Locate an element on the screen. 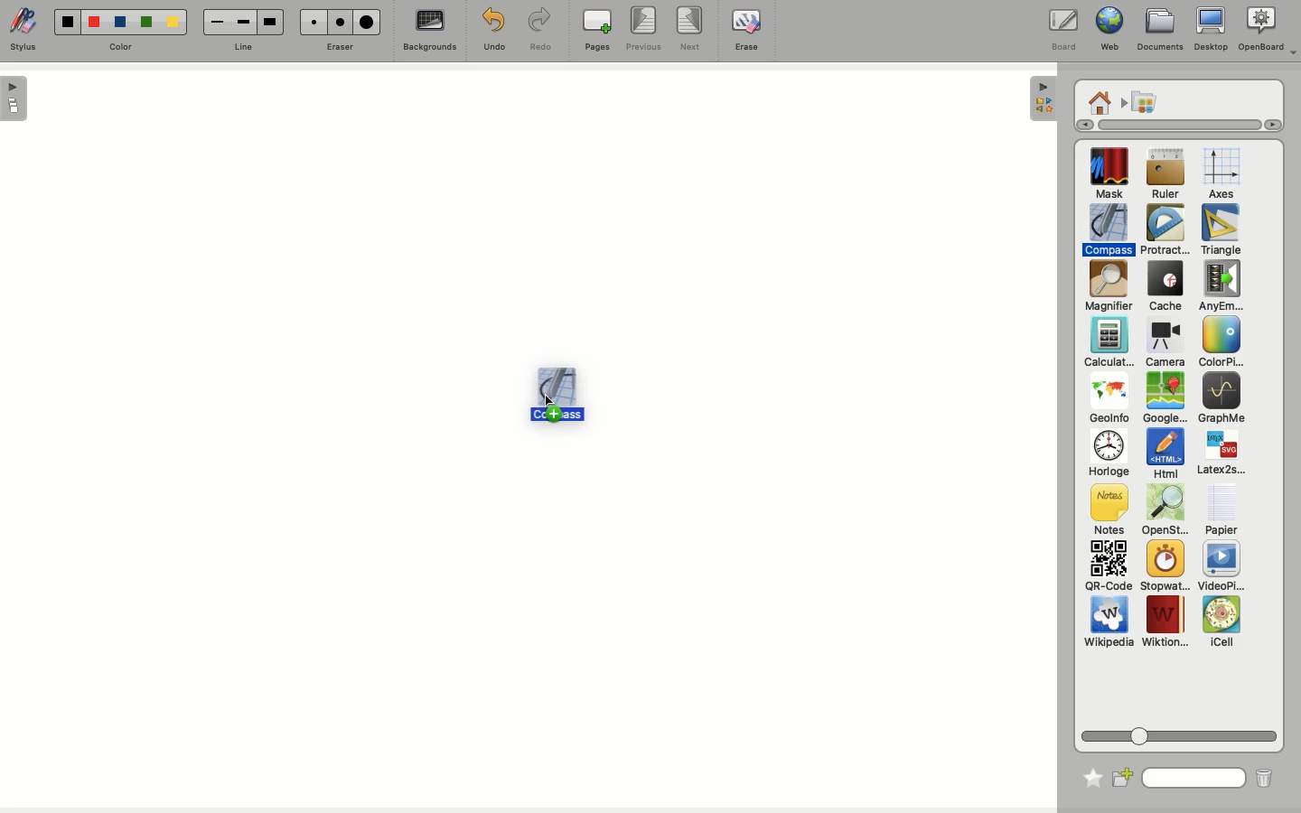 The width and height of the screenshot is (1301, 813). eraser3 is located at coordinates (368, 23).